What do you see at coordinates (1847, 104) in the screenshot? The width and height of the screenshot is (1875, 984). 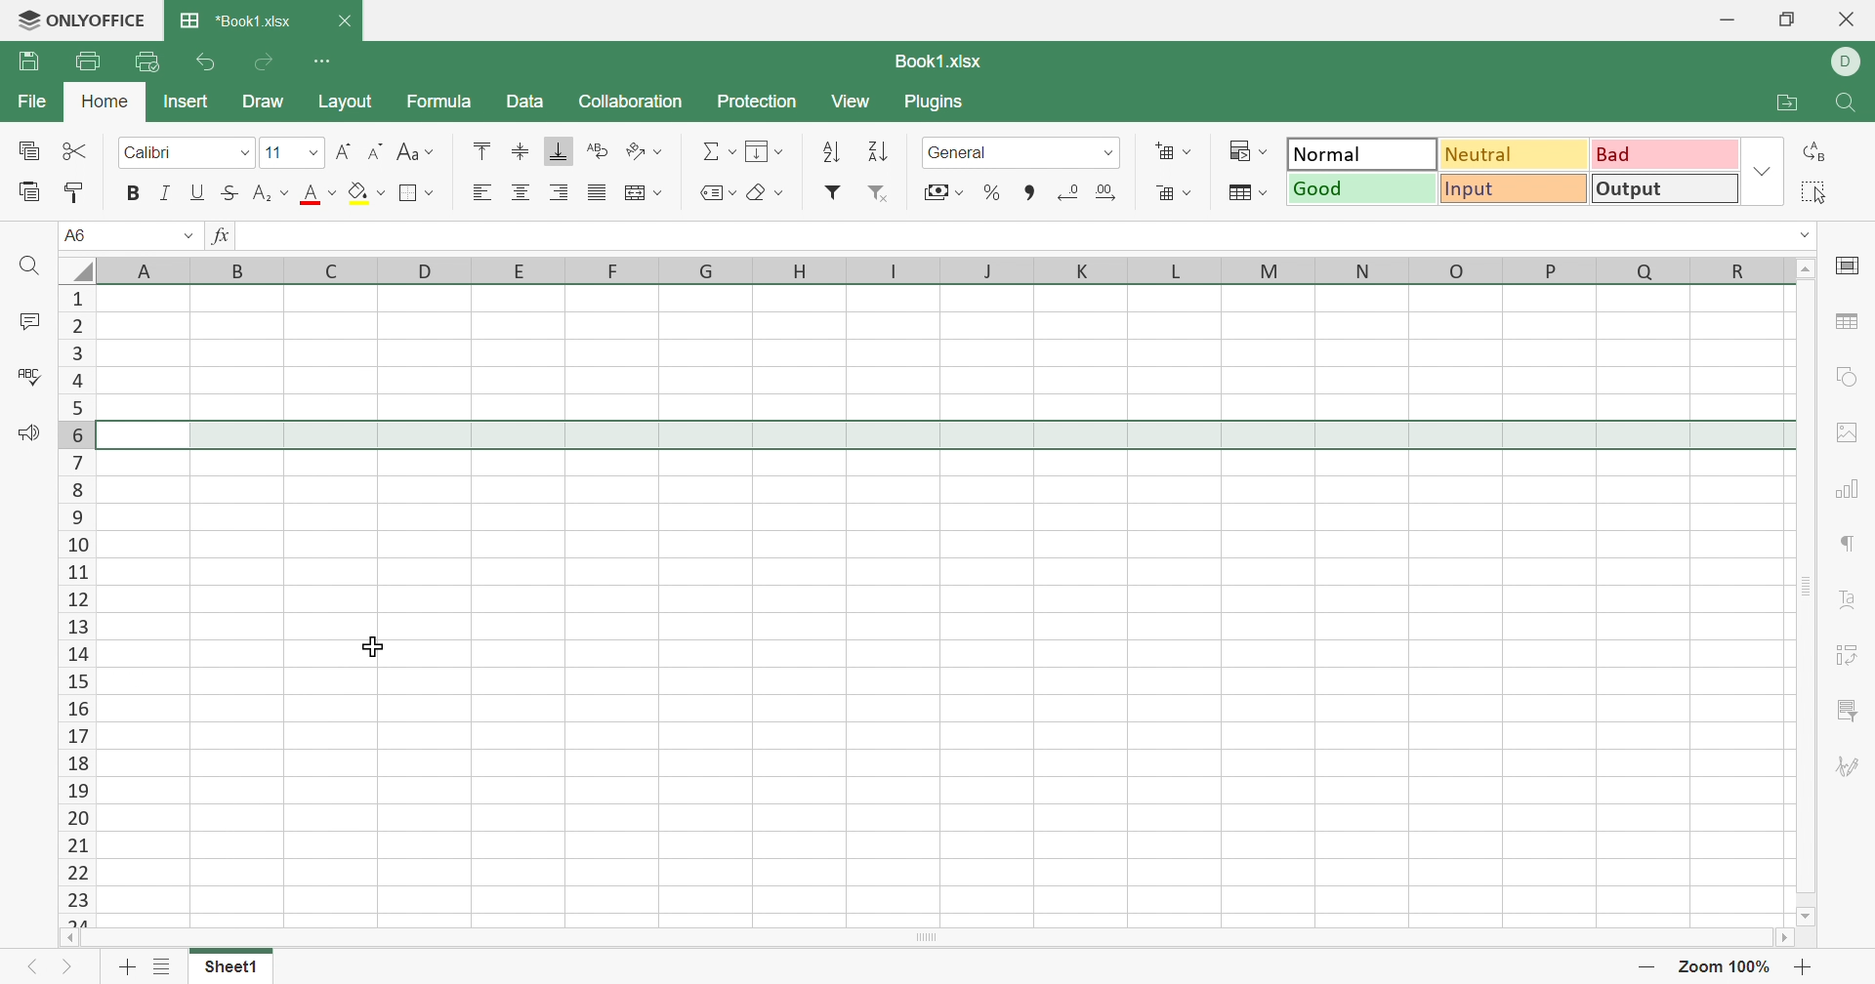 I see `Find` at bounding box center [1847, 104].